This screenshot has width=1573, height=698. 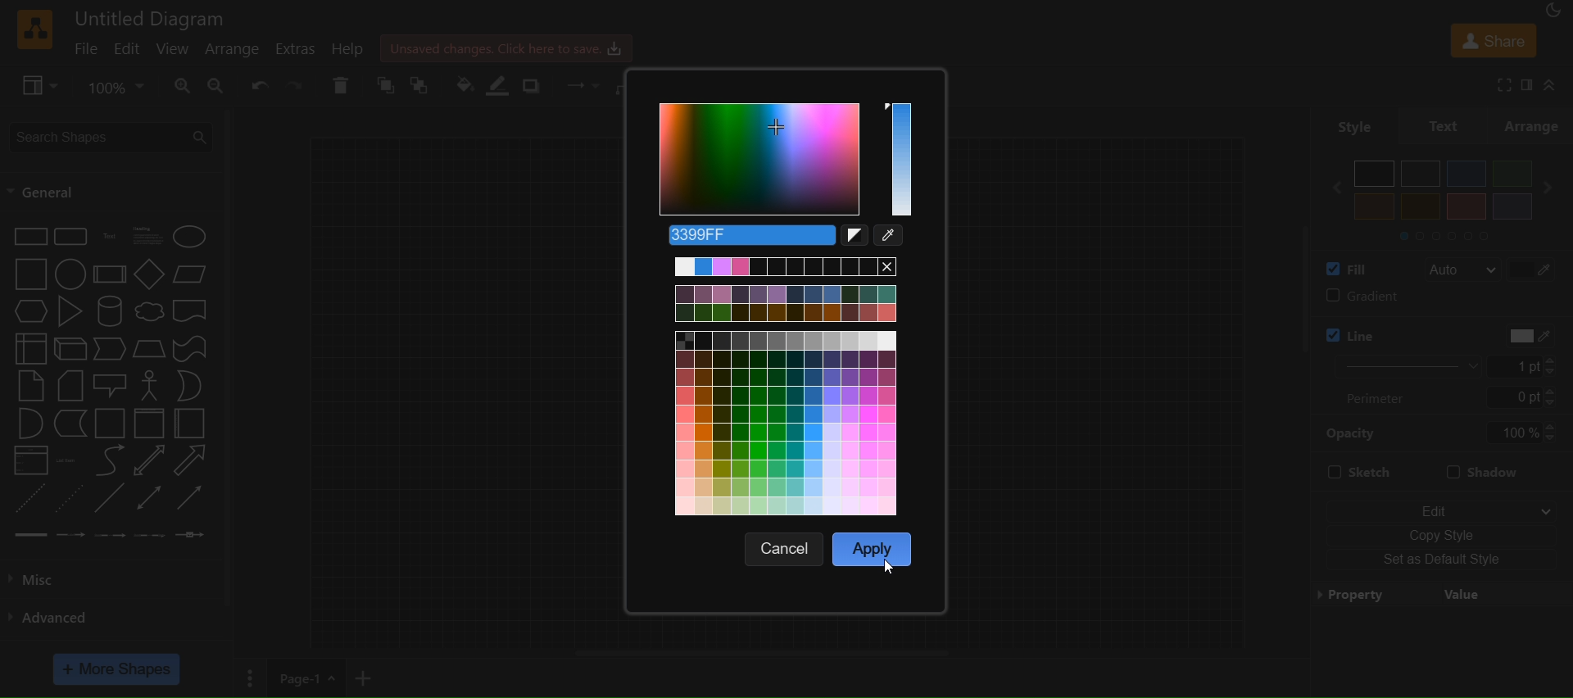 What do you see at coordinates (1441, 533) in the screenshot?
I see `copy style` at bounding box center [1441, 533].